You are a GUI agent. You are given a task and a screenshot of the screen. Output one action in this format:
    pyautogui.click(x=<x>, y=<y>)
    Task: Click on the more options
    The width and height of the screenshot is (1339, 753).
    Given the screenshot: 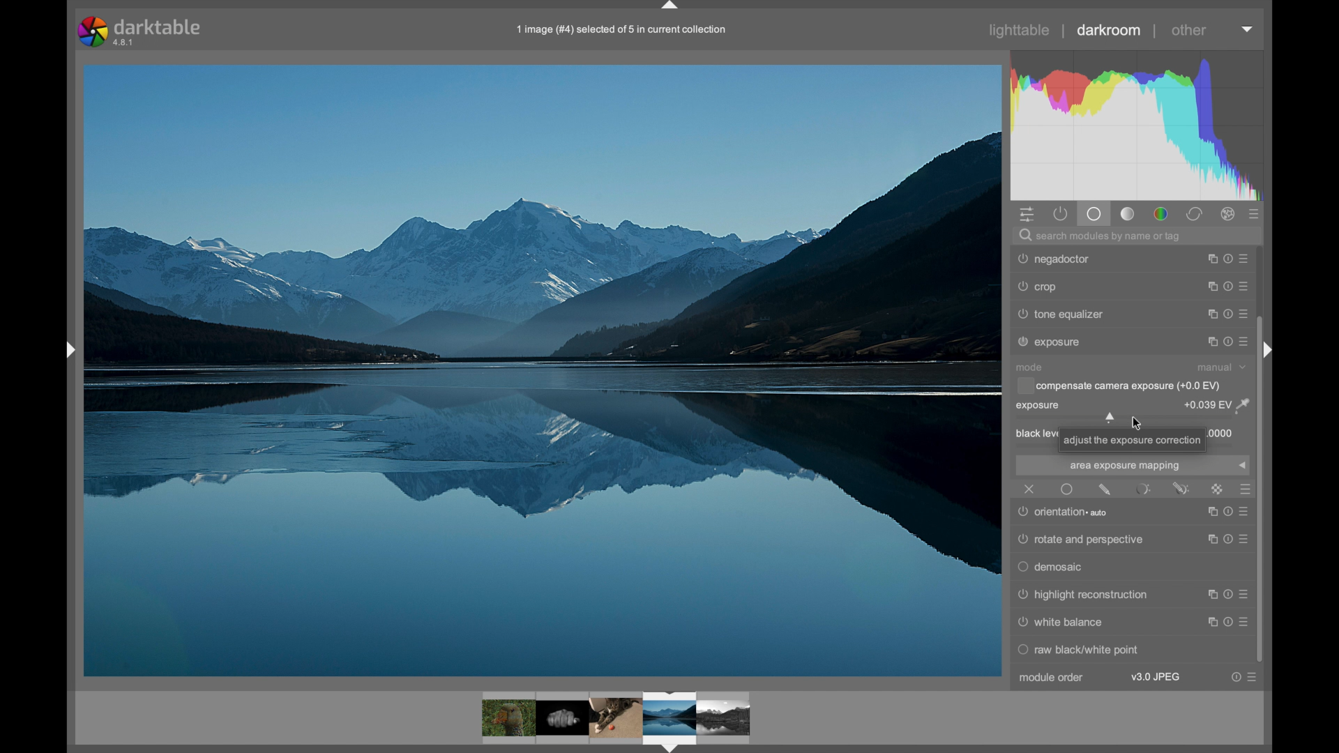 What is the action you would take?
    pyautogui.click(x=1229, y=259)
    